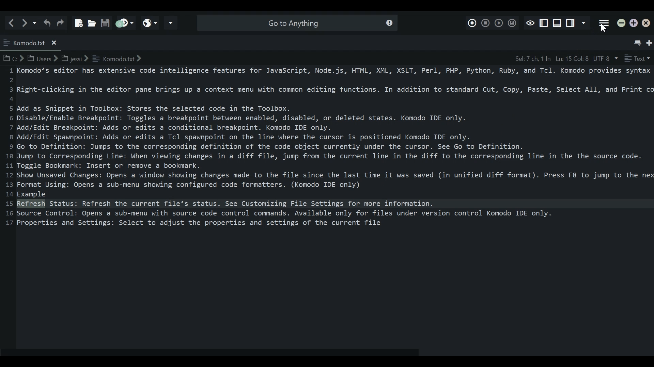 Image resolution: width=654 pixels, height=367 pixels. Describe the element at coordinates (604, 23) in the screenshot. I see `Application menu` at that location.